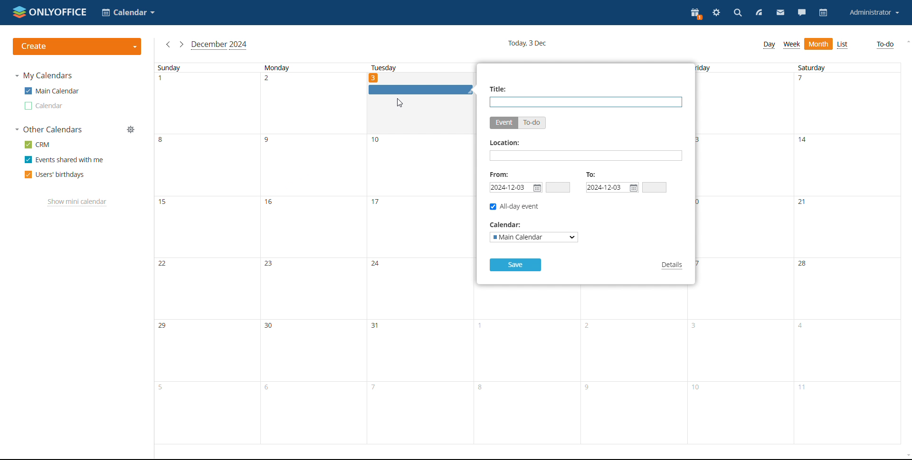 The width and height of the screenshot is (912, 460). I want to click on add location, so click(586, 156).